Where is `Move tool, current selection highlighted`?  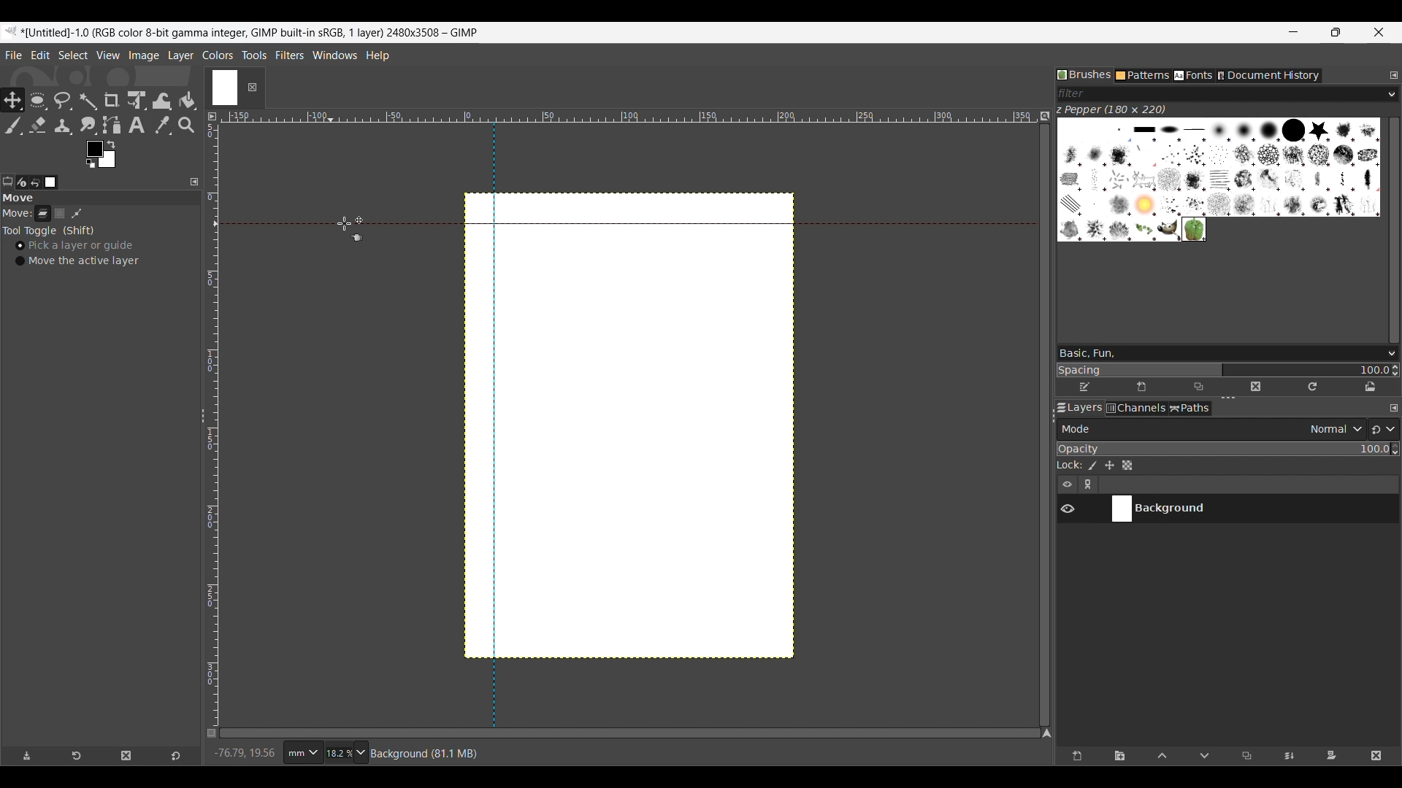
Move tool, current selection highlighted is located at coordinates (11, 98).